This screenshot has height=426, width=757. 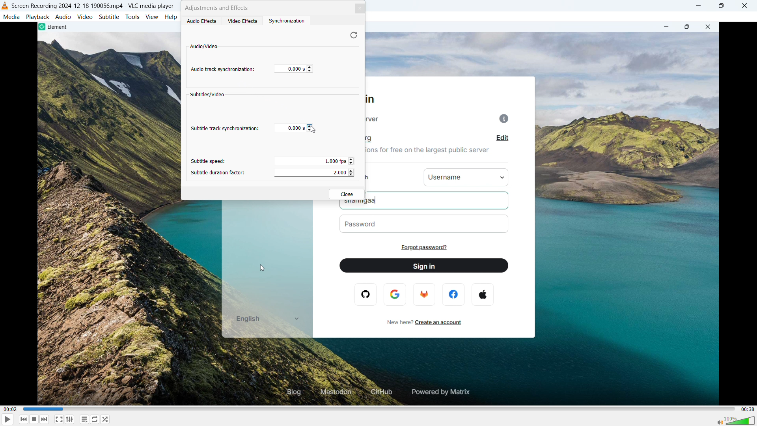 What do you see at coordinates (172, 17) in the screenshot?
I see `help` at bounding box center [172, 17].